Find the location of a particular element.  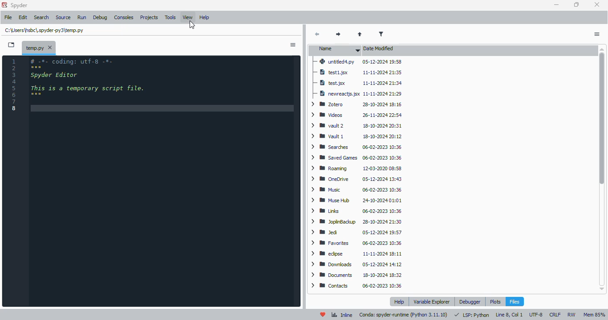

close is located at coordinates (597, 4).